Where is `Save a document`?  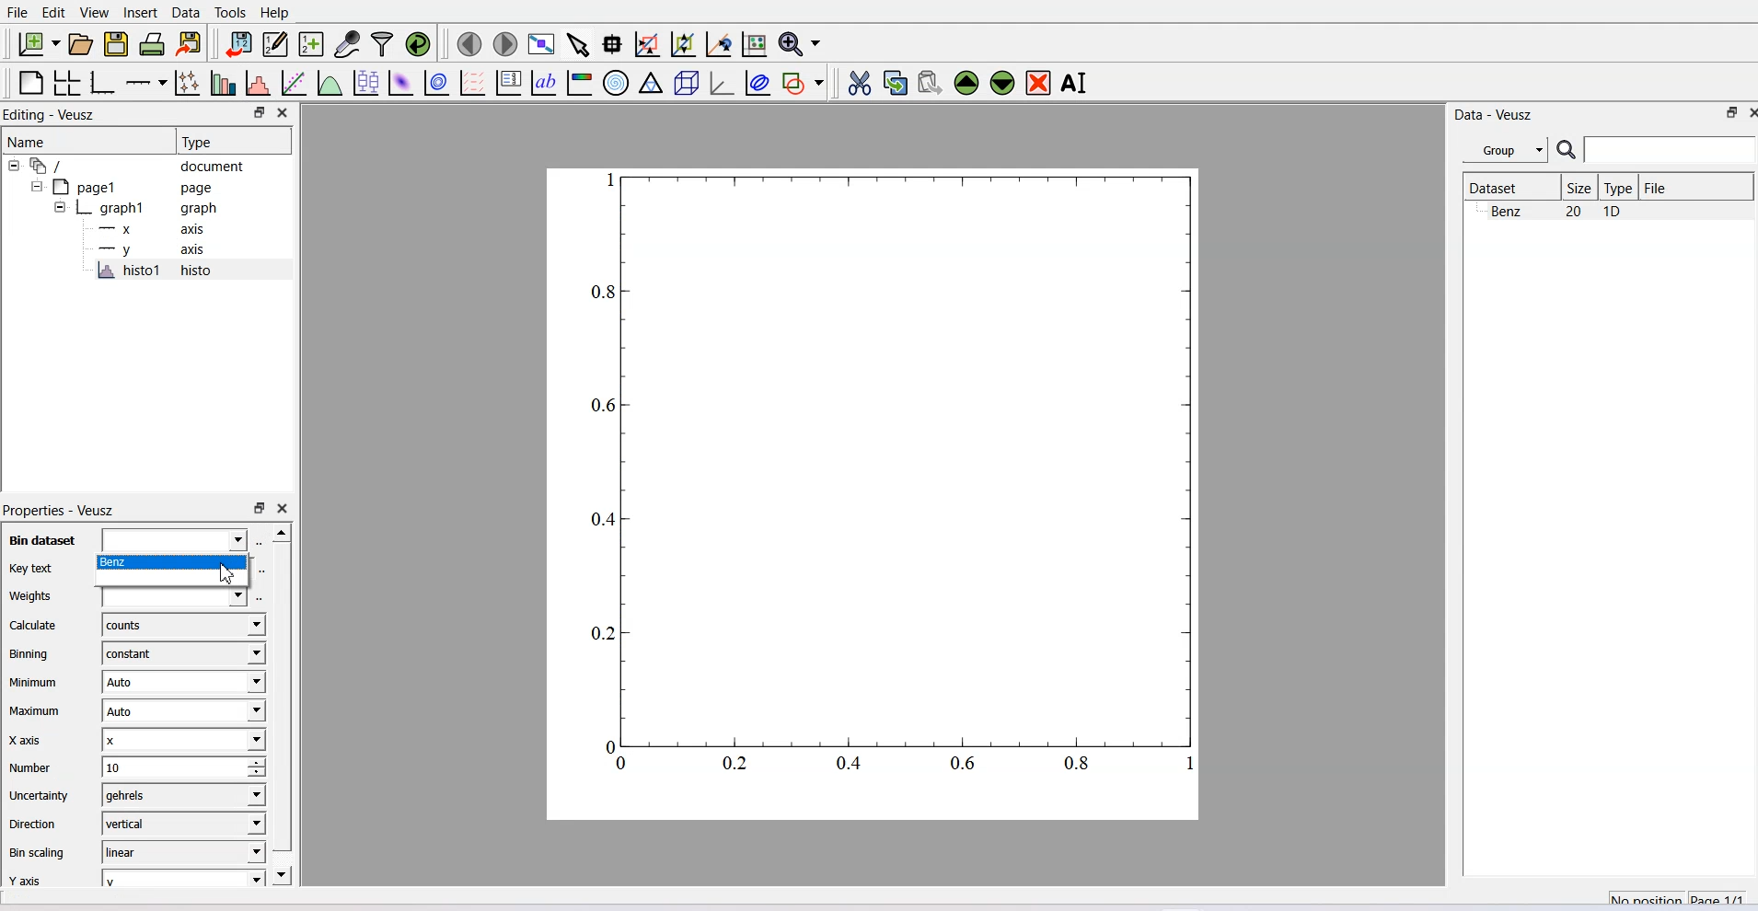 Save a document is located at coordinates (117, 44).